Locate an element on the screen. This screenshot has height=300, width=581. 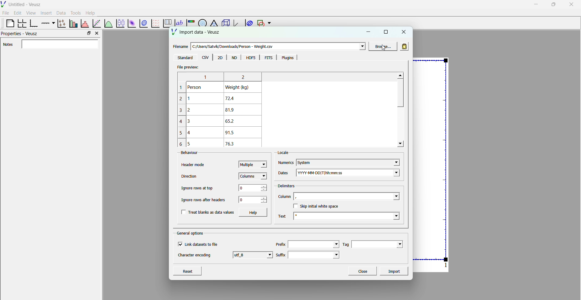
Arrange a graph in a grid is located at coordinates (21, 24).